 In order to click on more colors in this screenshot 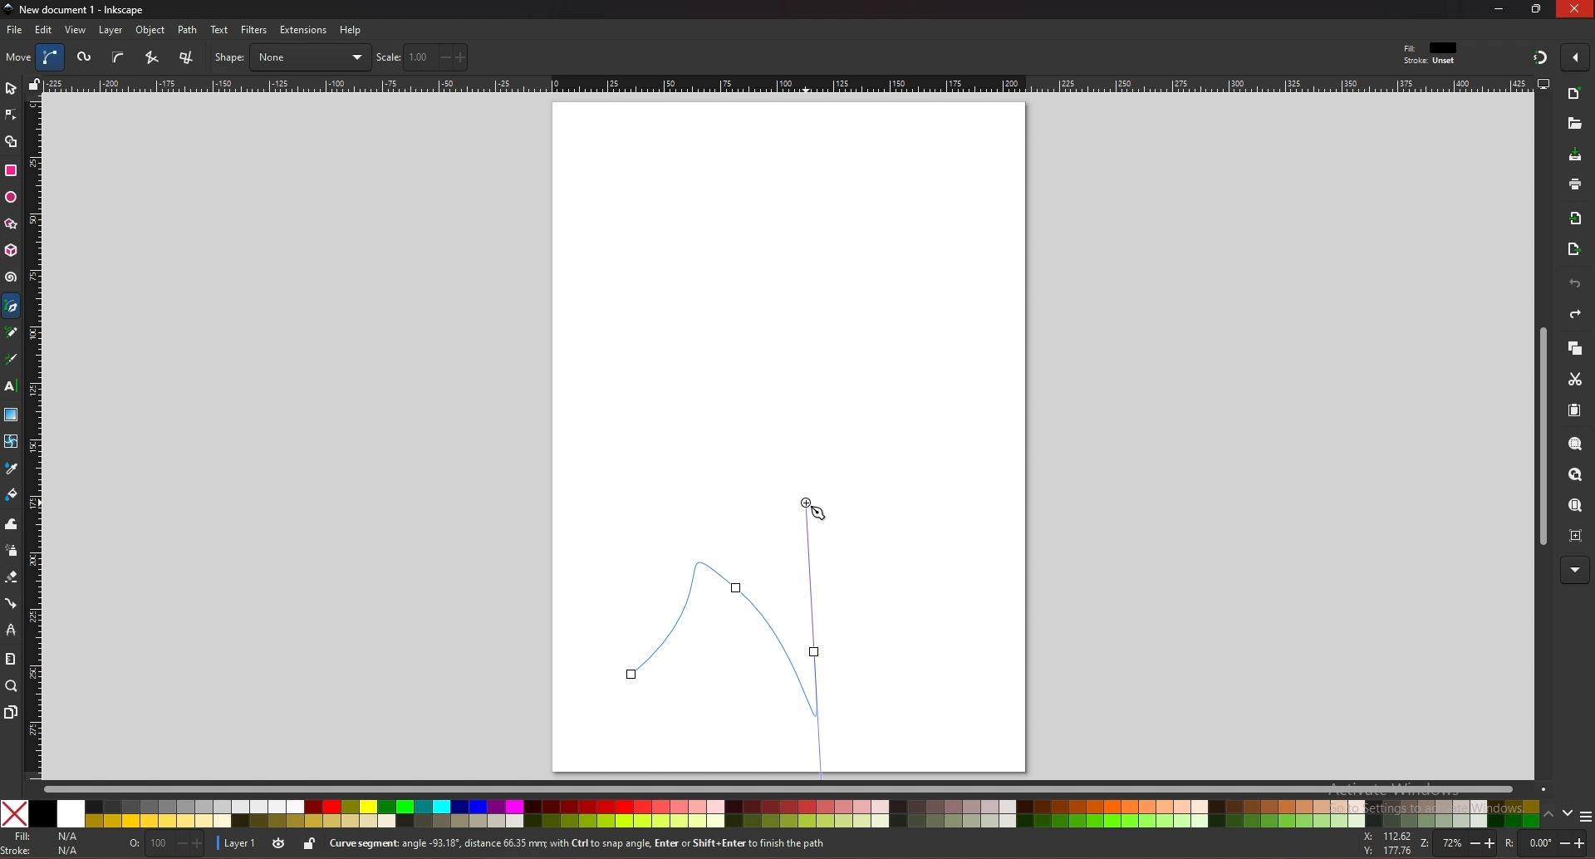, I will do `click(1585, 817)`.